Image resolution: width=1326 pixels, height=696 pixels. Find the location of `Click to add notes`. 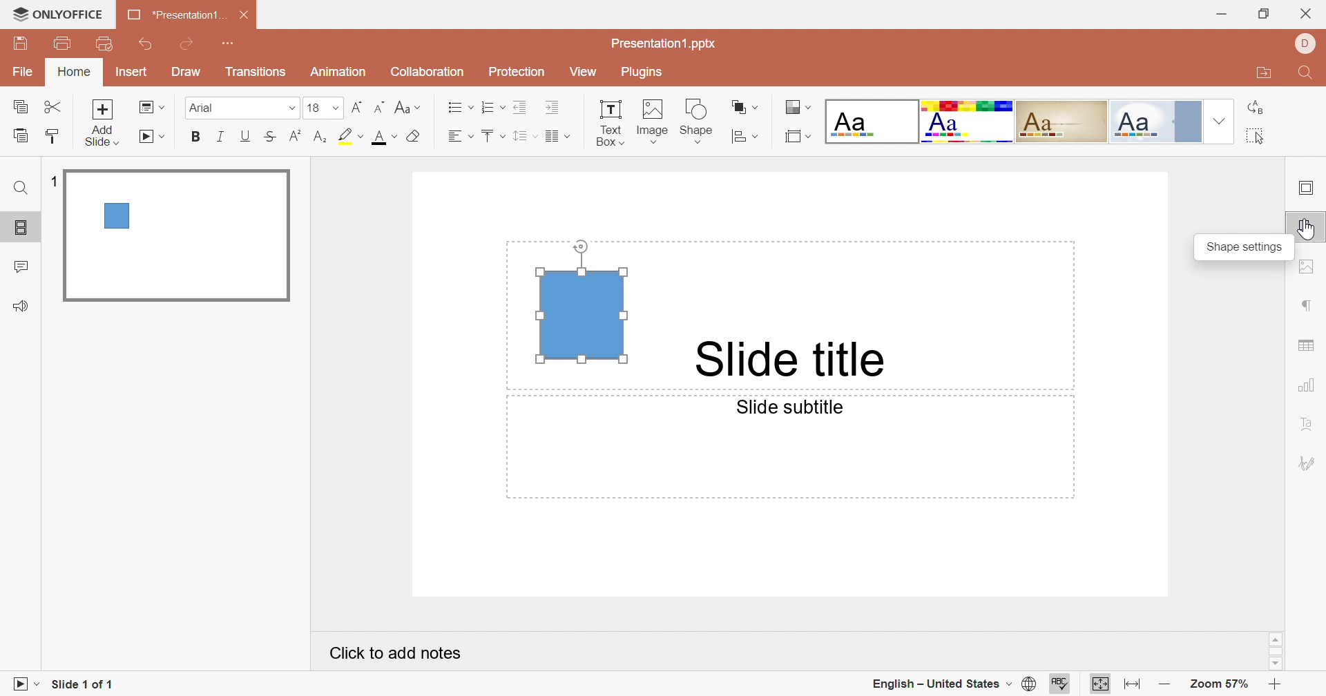

Click to add notes is located at coordinates (396, 656).